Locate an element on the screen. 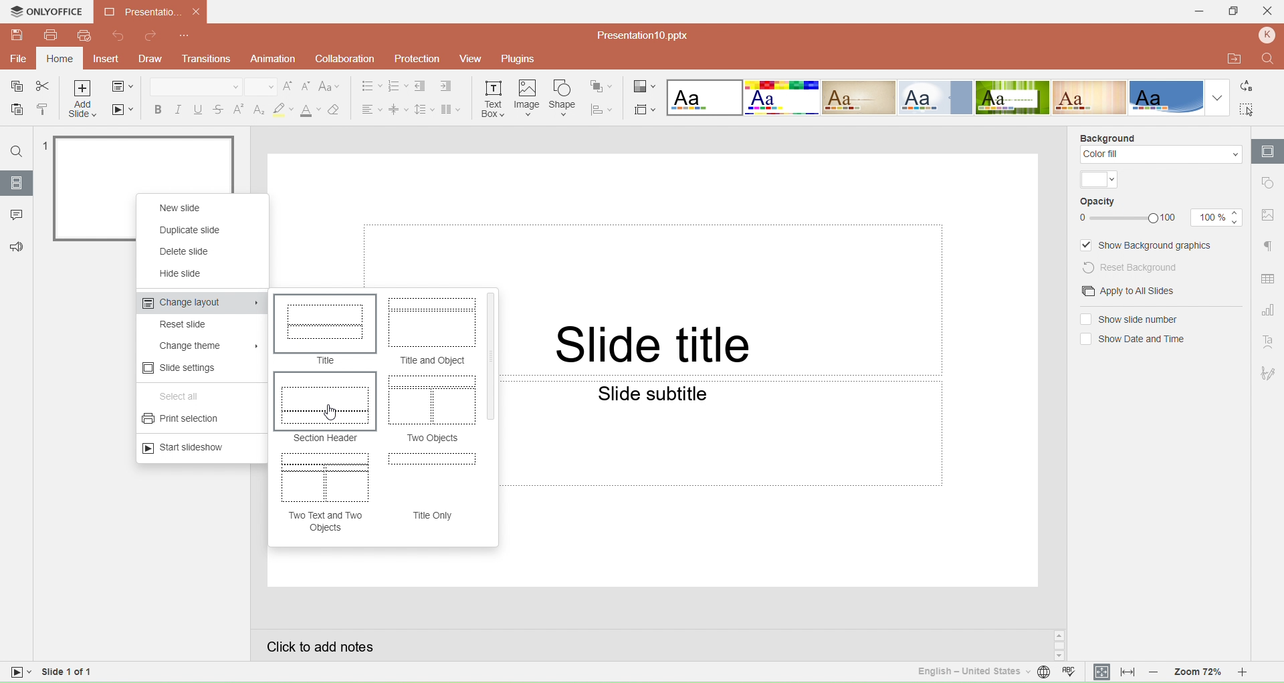 The height and width of the screenshot is (683, 1284). (un)select Show slide number is located at coordinates (1128, 319).